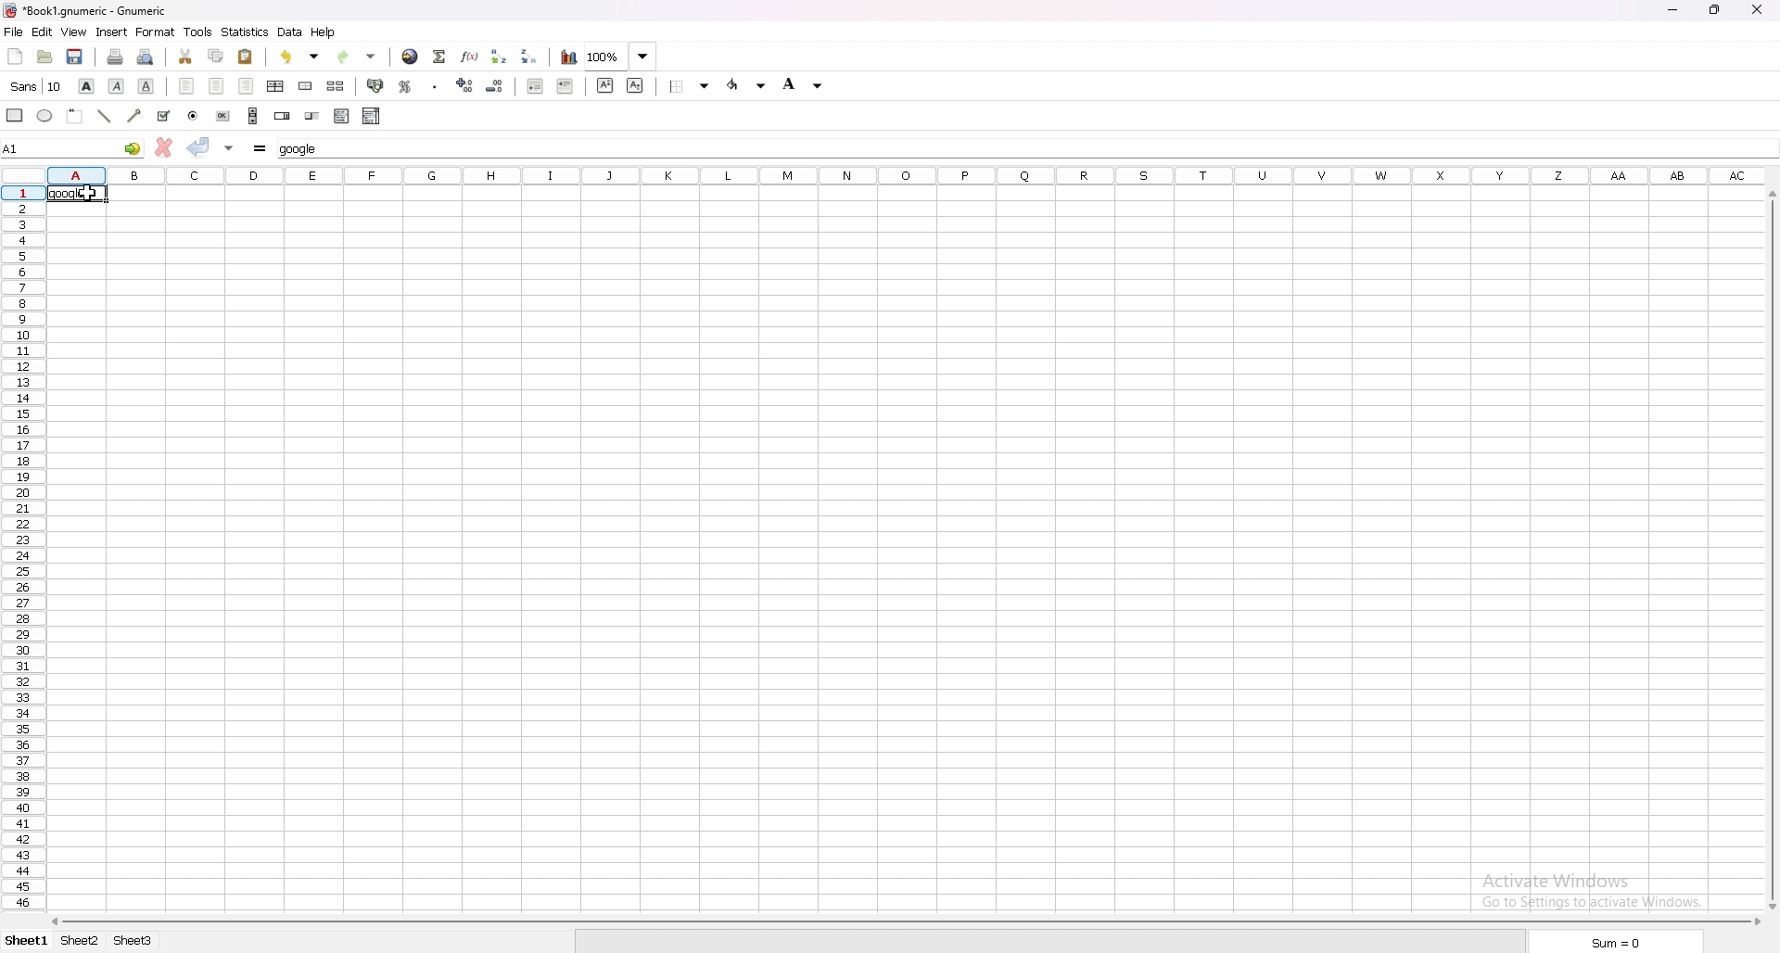  Describe the element at coordinates (1621, 942) in the screenshot. I see `Sum = 0` at that location.